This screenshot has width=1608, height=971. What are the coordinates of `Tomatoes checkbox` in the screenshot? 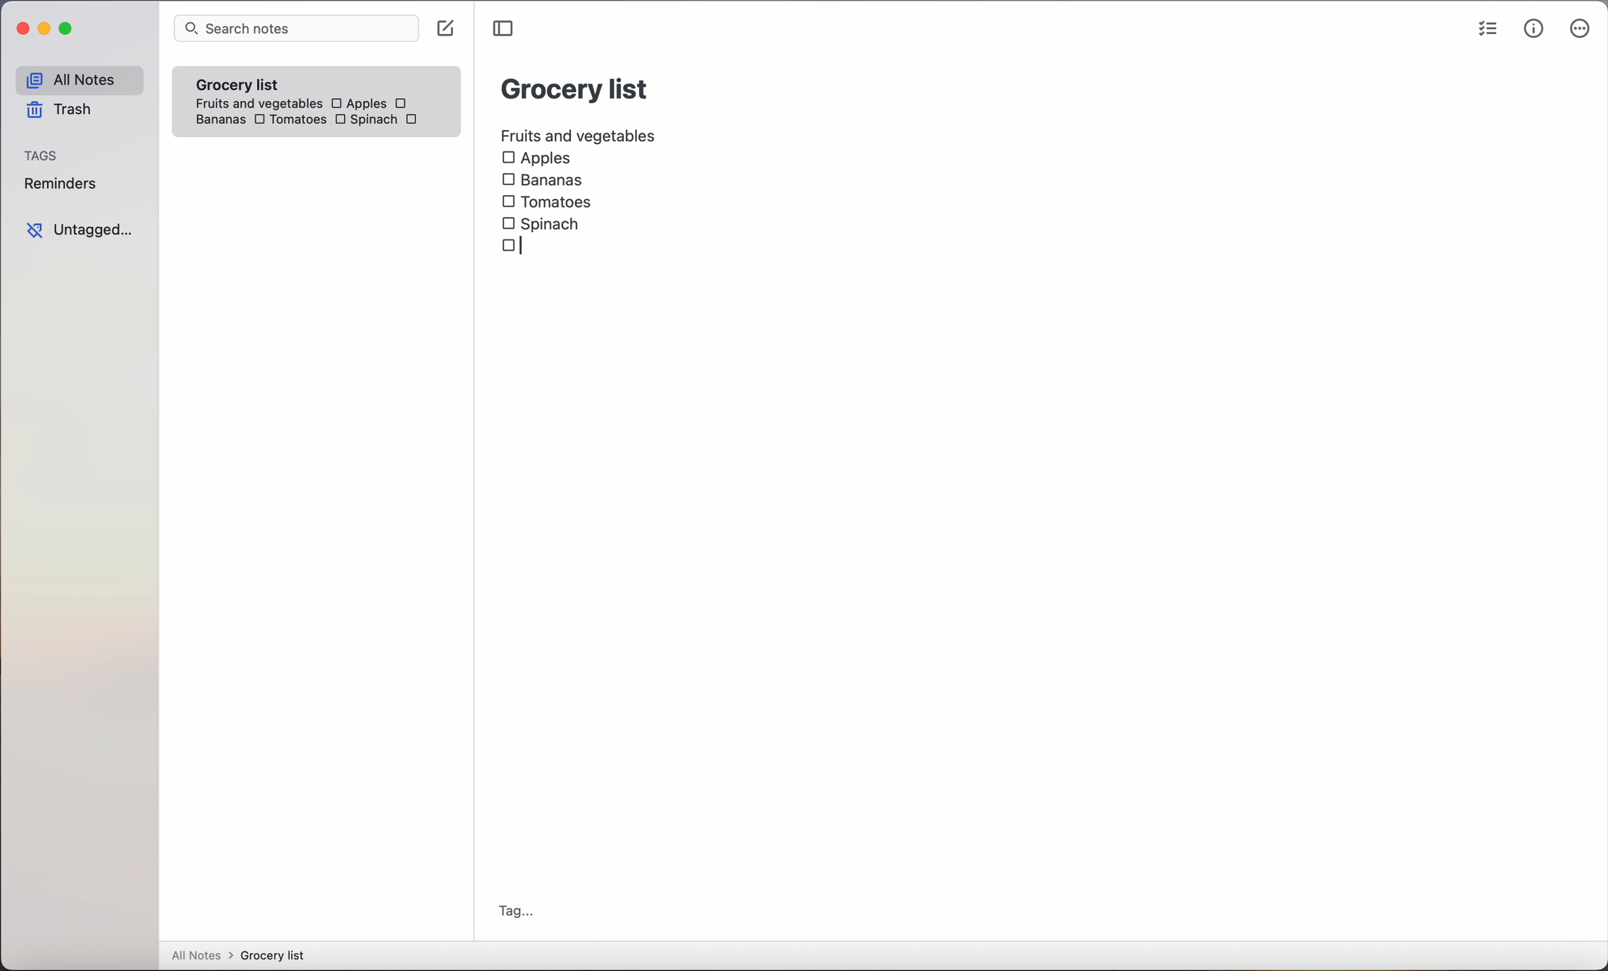 It's located at (546, 202).